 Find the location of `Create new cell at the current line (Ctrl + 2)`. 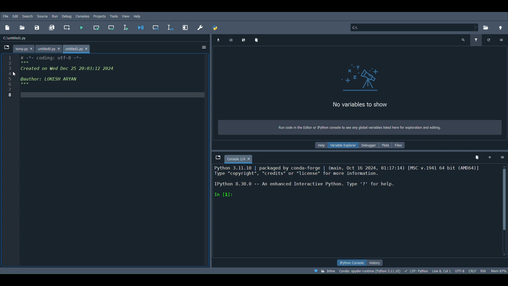

Create new cell at the current line (Ctrl + 2) is located at coordinates (69, 28).